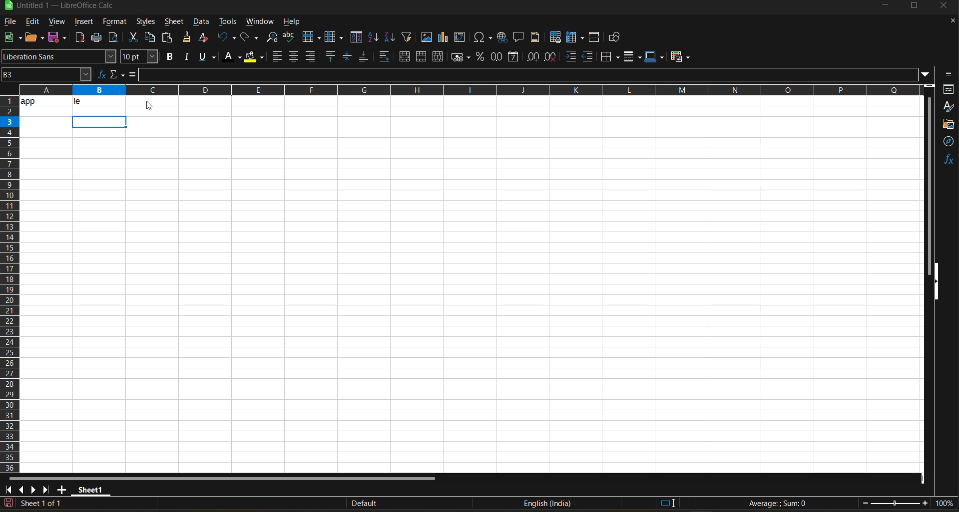 This screenshot has height=512, width=959. What do you see at coordinates (533, 57) in the screenshot?
I see `add decimal place` at bounding box center [533, 57].